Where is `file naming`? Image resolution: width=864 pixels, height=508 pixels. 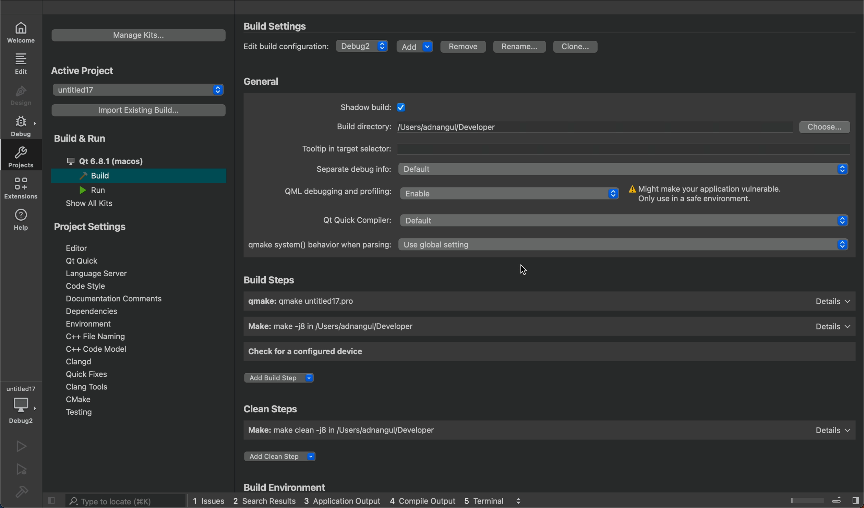 file naming is located at coordinates (98, 335).